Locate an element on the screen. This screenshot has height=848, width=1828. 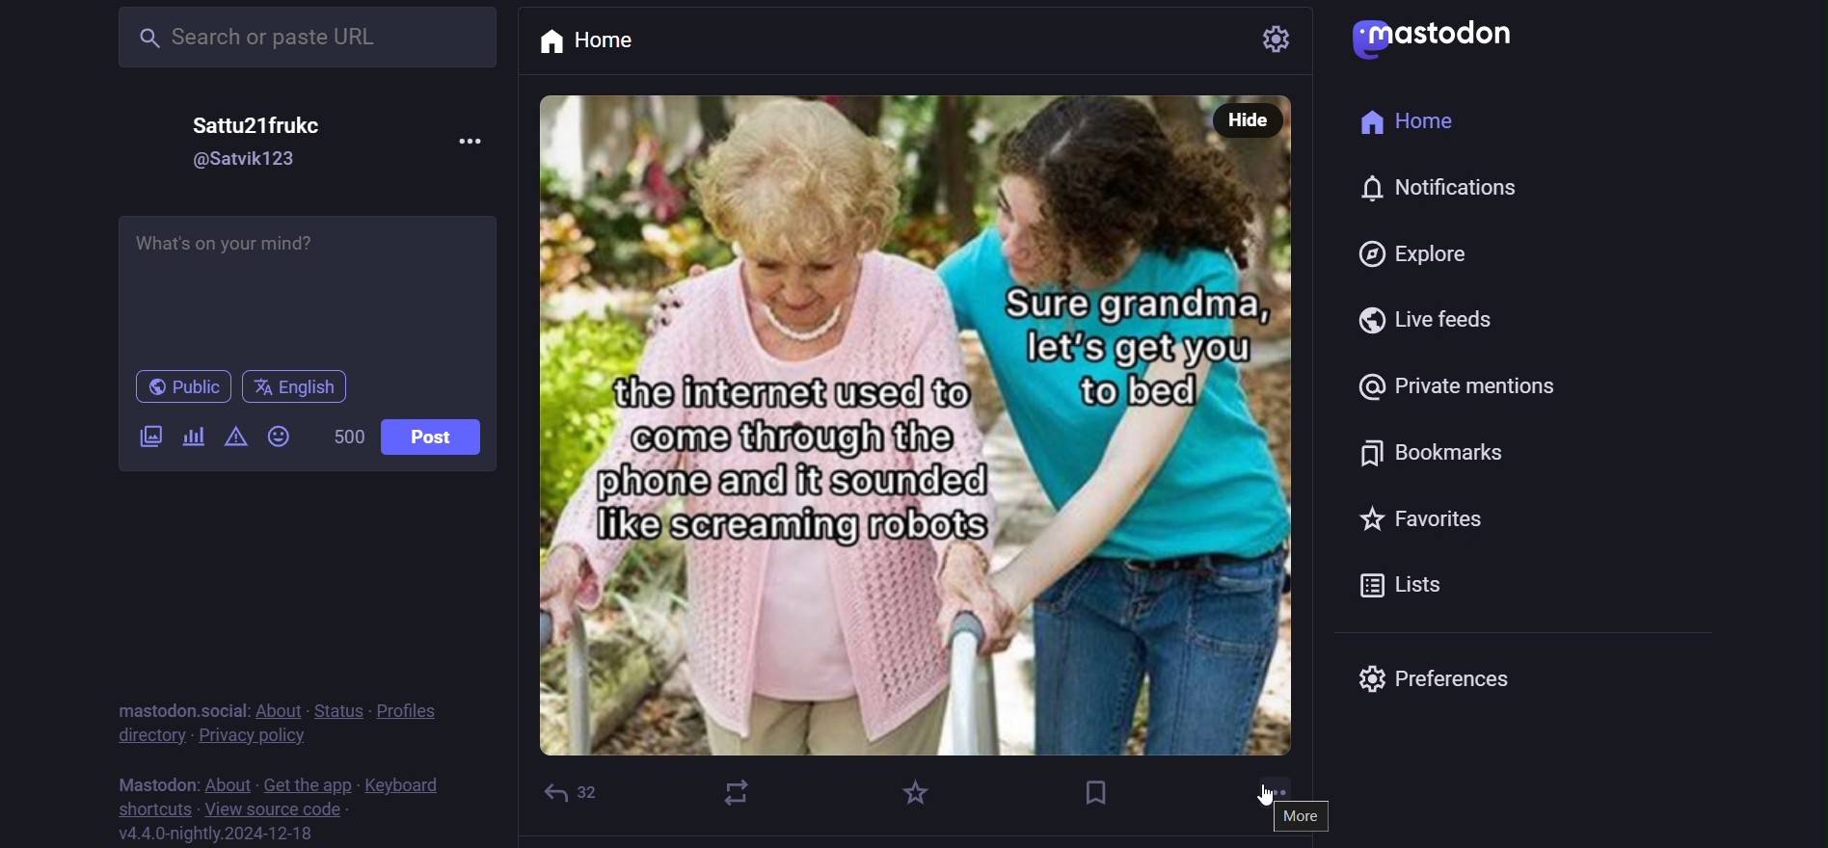
content warning is located at coordinates (234, 437).